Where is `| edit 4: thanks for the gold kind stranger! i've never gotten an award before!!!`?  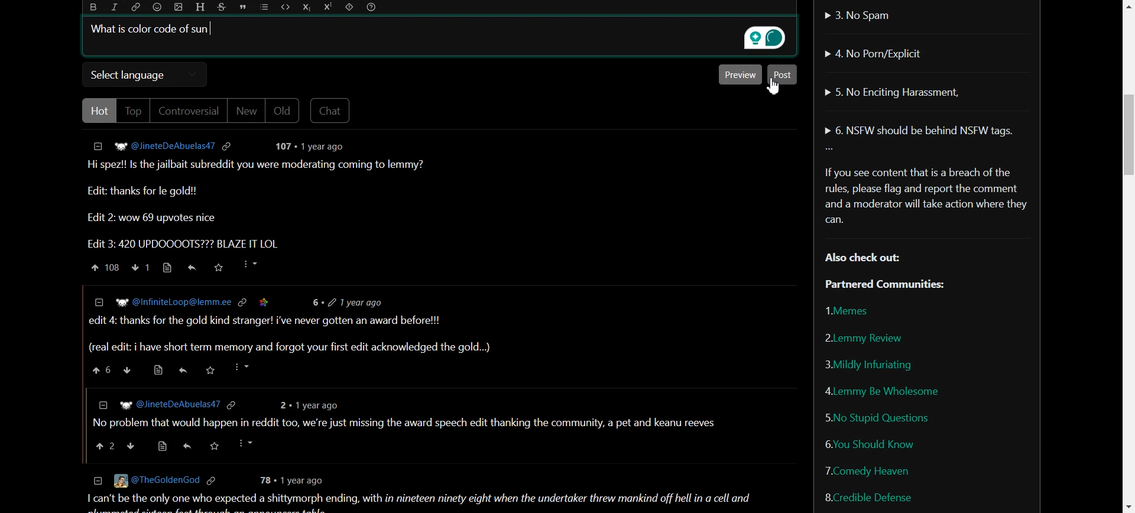
| edit 4: thanks for the gold kind stranger! i've never gotten an award before!!! is located at coordinates (265, 322).